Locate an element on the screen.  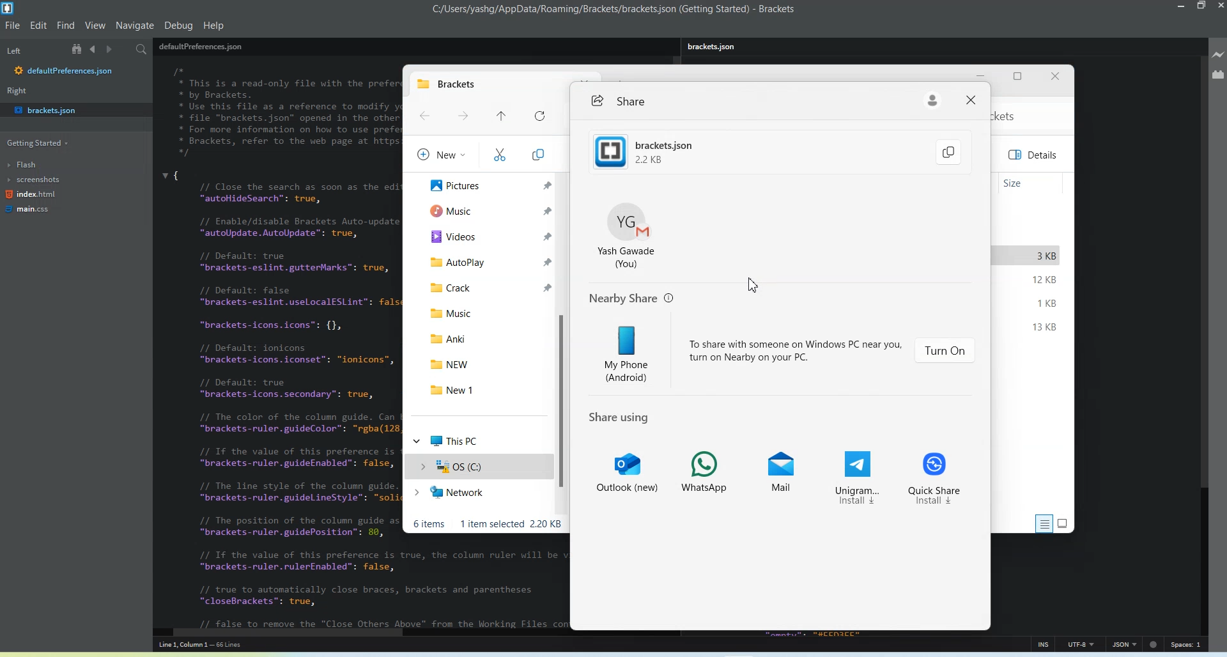
New is located at coordinates (440, 153).